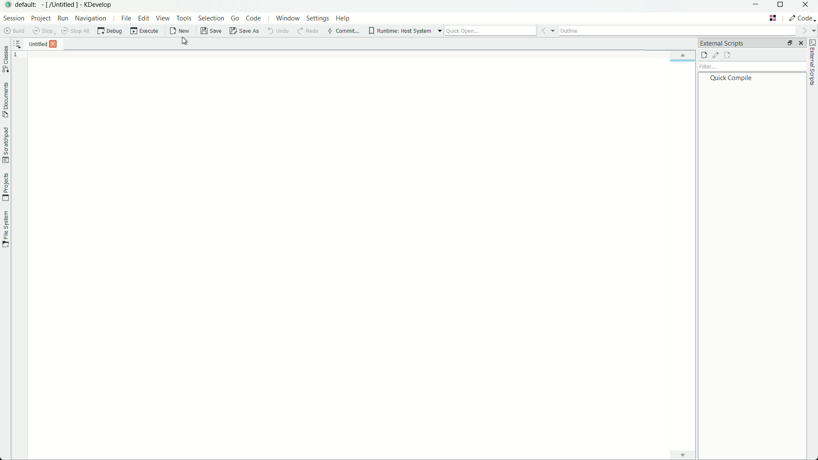 The height and width of the screenshot is (460, 818). Describe the element at coordinates (405, 31) in the screenshot. I see `runtime host system` at that location.